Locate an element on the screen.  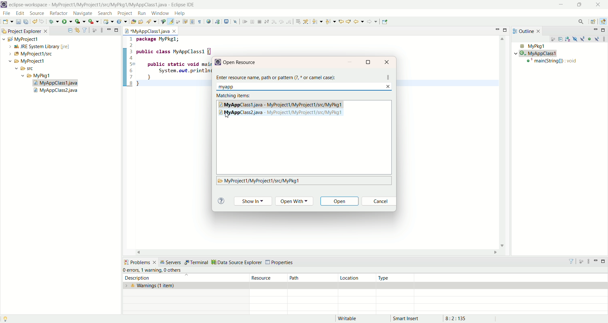
open resource is located at coordinates (242, 62).